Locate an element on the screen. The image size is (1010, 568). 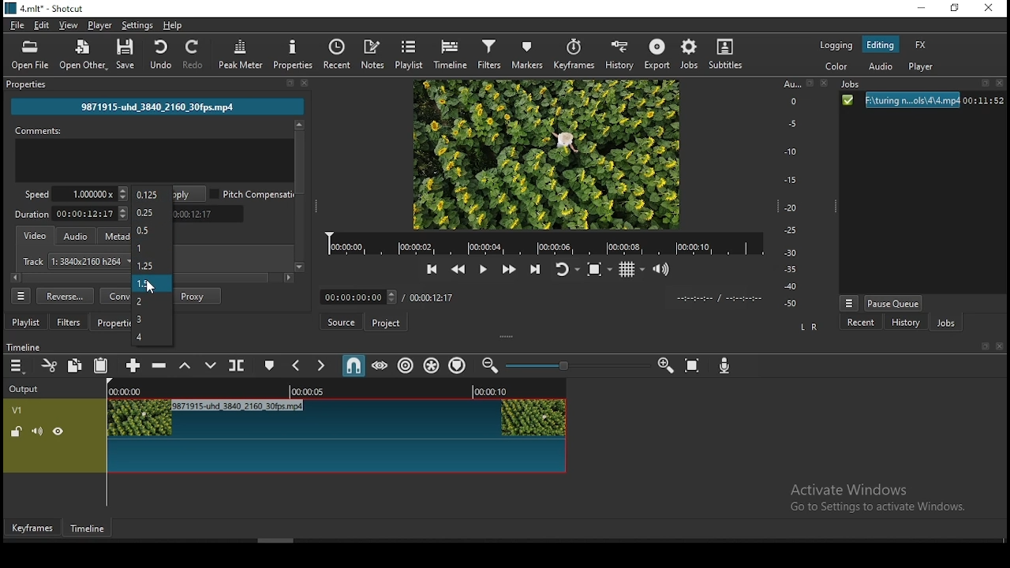
split at playhead is located at coordinates (234, 366).